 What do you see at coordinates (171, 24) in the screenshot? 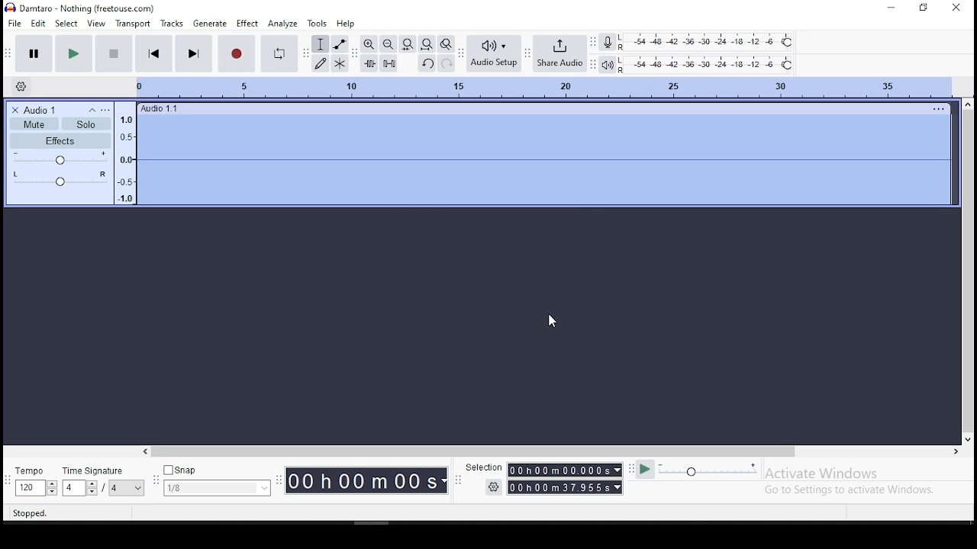
I see `tracks` at bounding box center [171, 24].